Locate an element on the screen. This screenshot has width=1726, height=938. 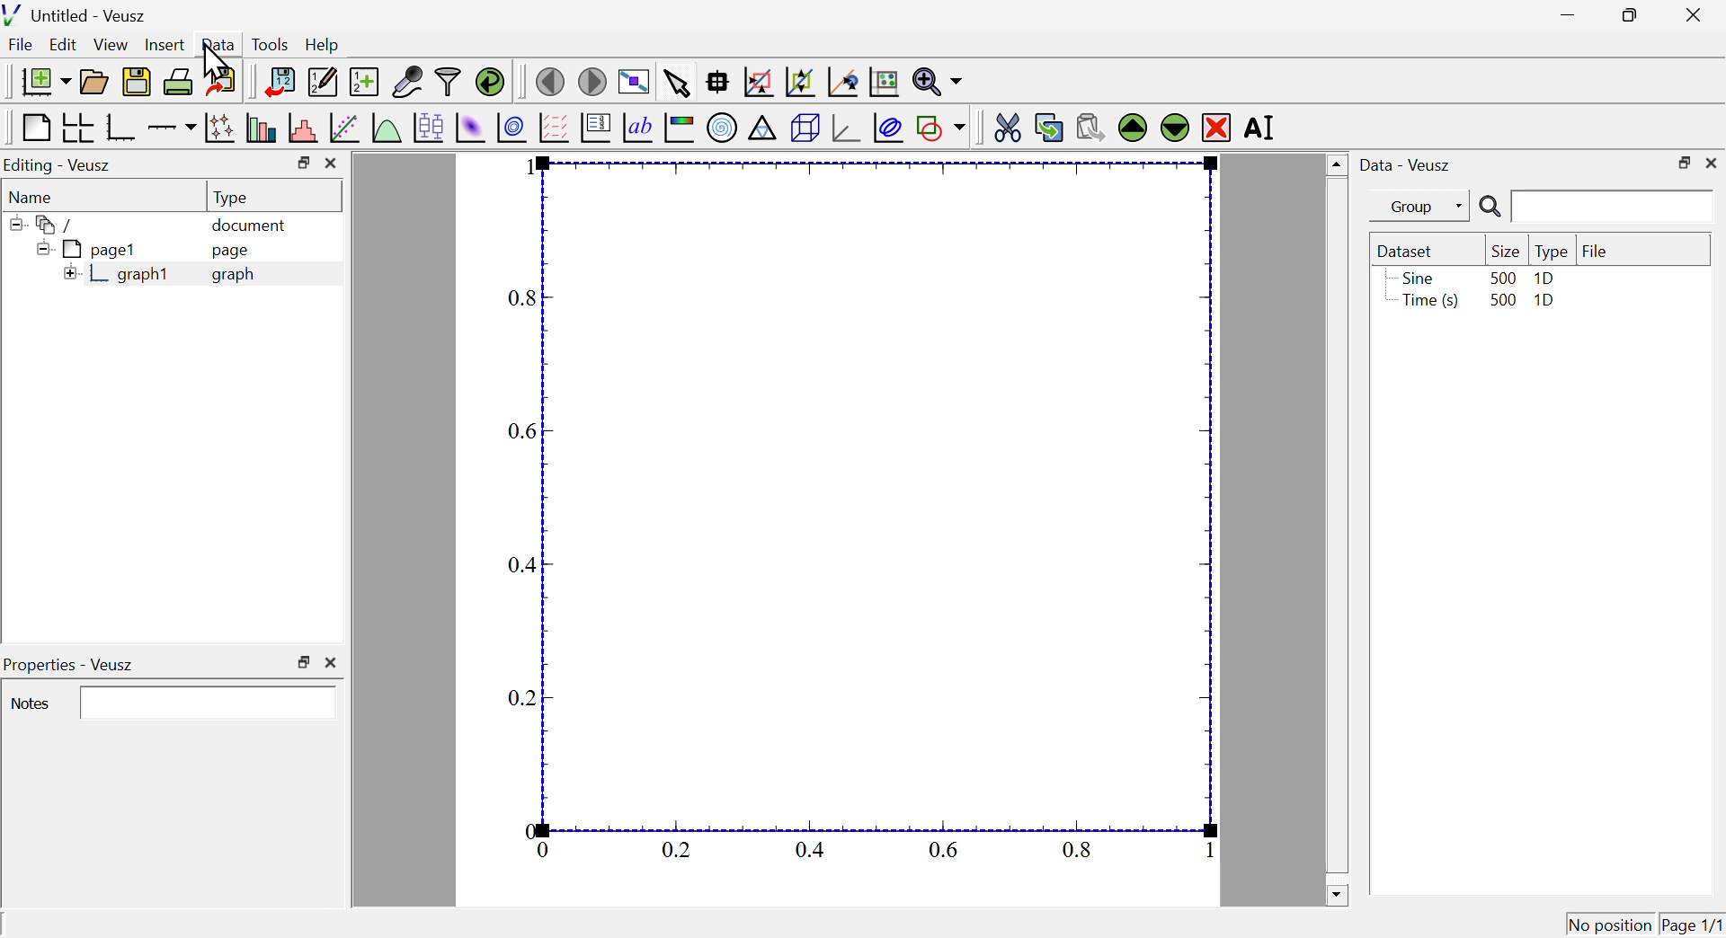
size is located at coordinates (1503, 251).